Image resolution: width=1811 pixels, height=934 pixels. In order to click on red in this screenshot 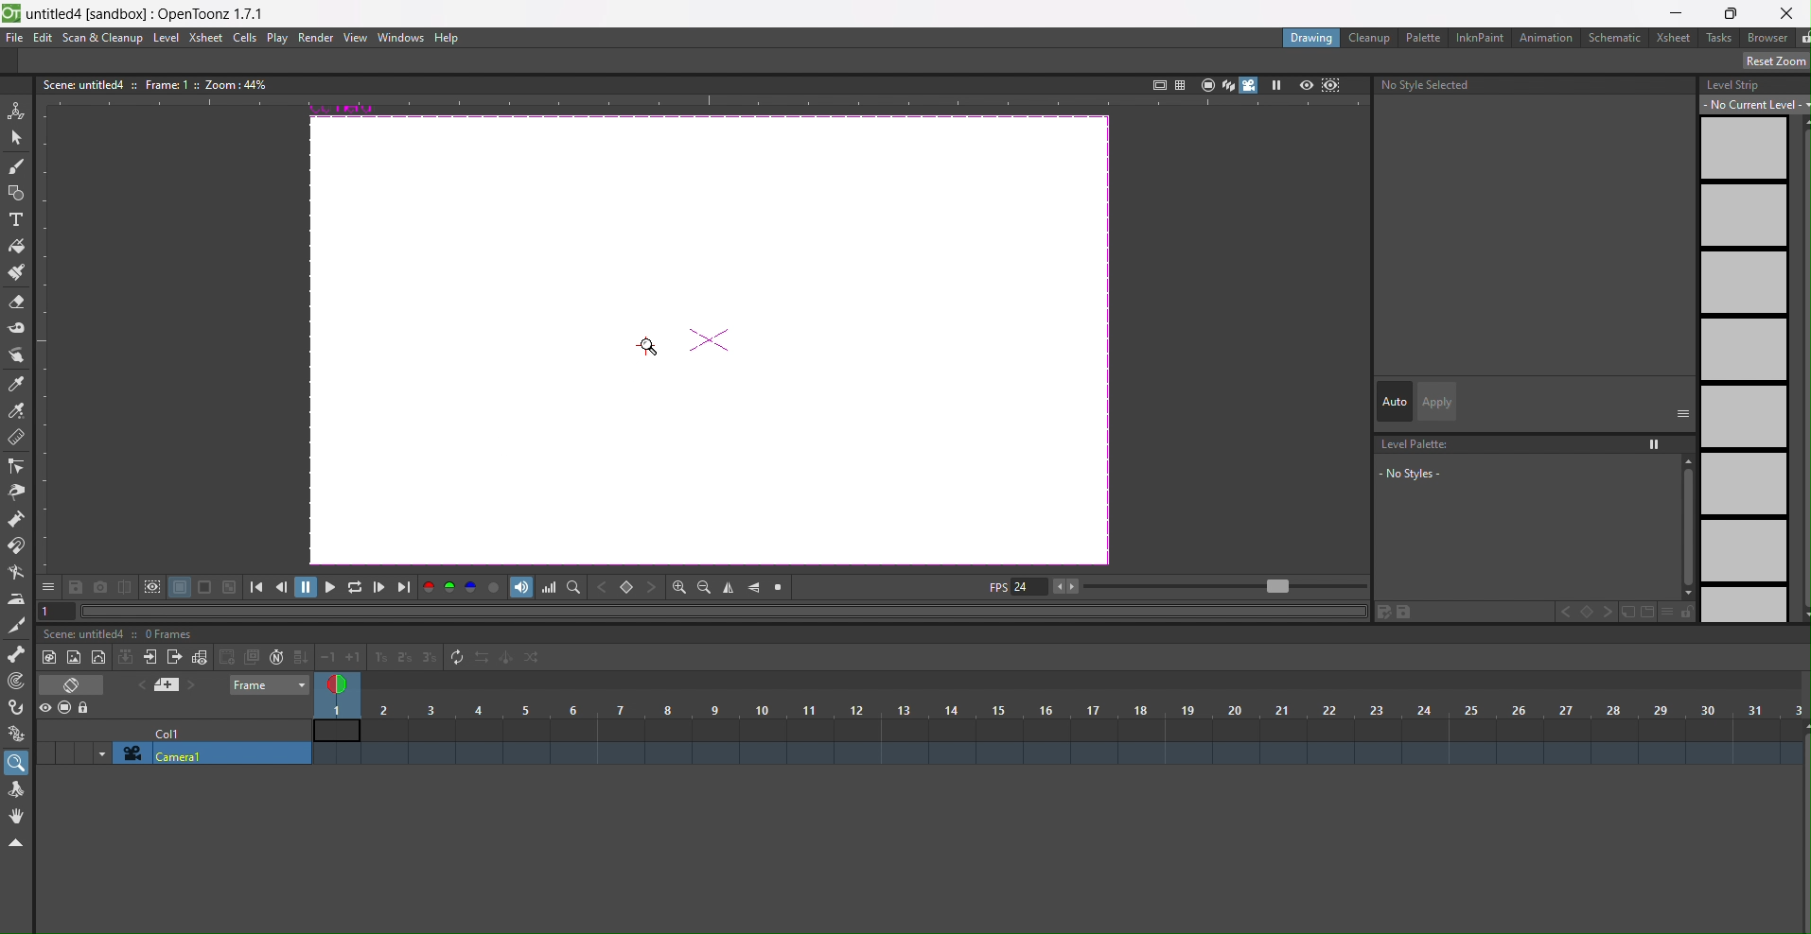, I will do `click(429, 588)`.